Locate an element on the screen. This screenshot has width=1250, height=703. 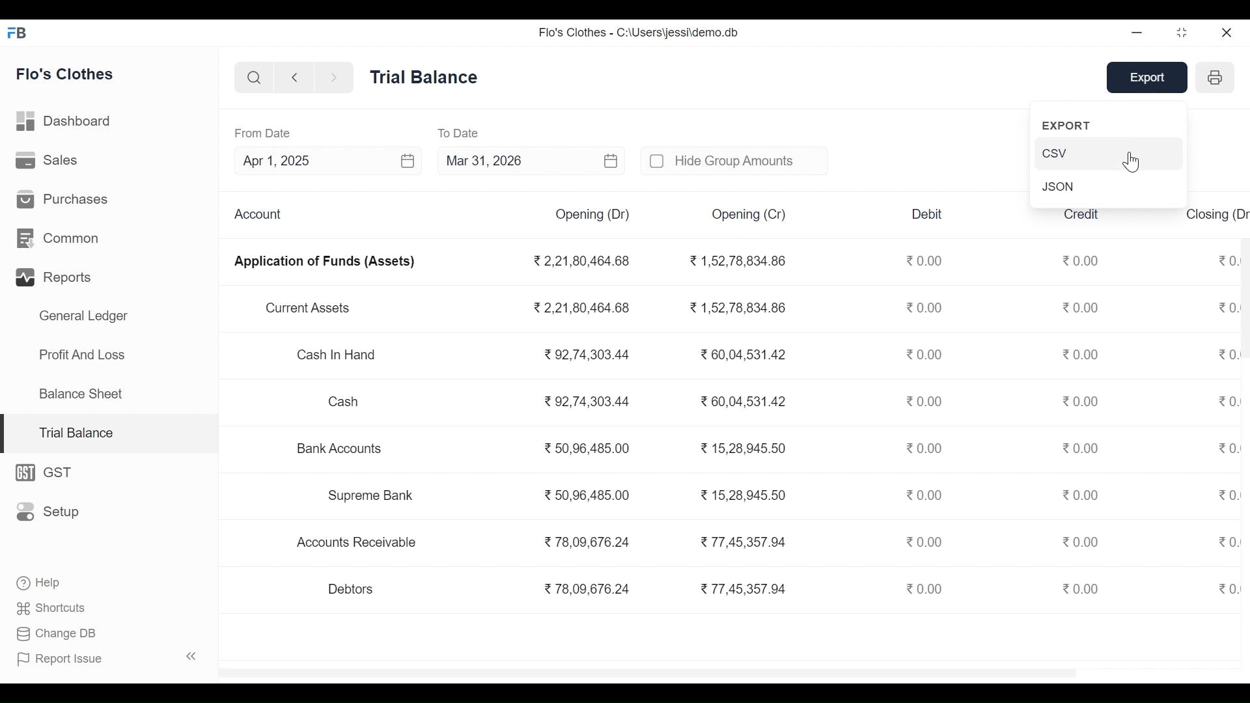
92,74,303.44 is located at coordinates (587, 401).